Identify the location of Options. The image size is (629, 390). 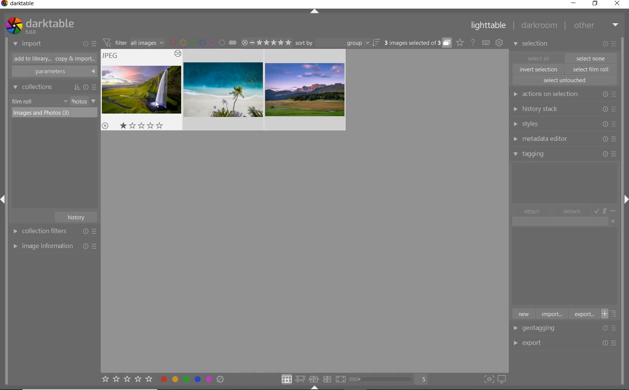
(612, 328).